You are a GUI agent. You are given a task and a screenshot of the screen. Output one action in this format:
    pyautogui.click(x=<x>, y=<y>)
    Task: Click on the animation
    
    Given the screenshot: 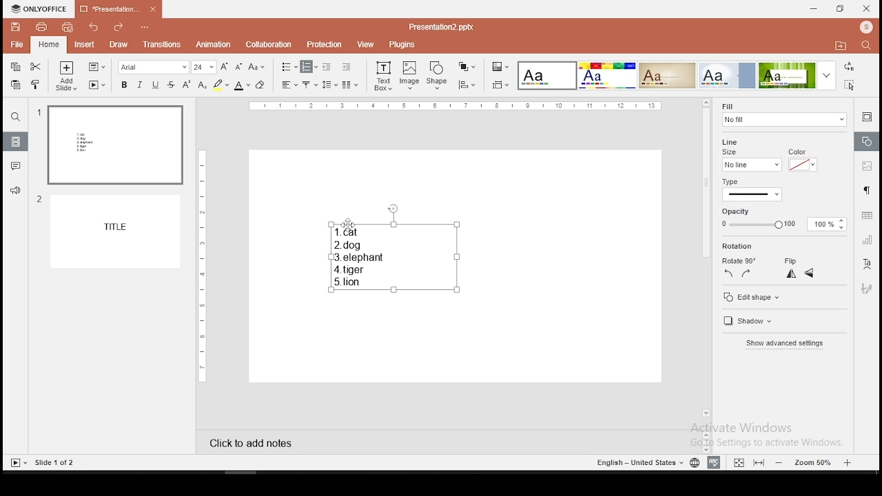 What is the action you would take?
    pyautogui.click(x=214, y=45)
    